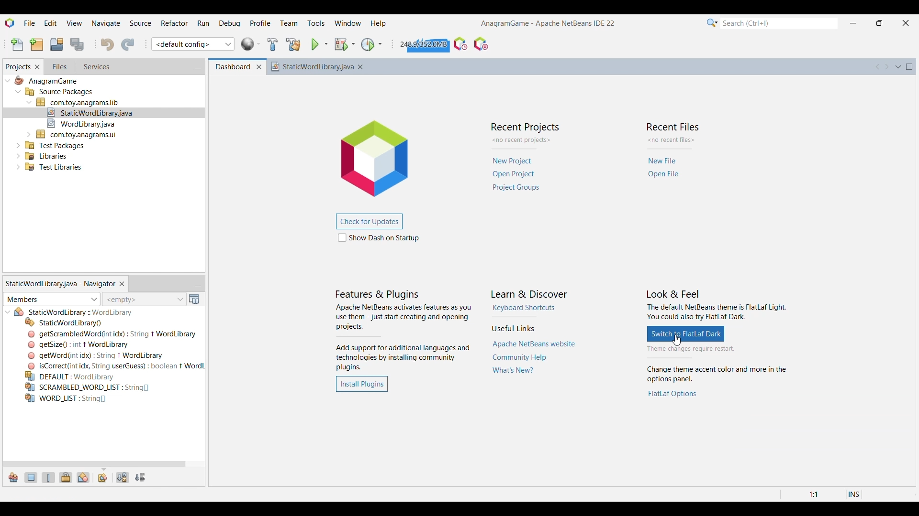 The height and width of the screenshot is (516, 919). I want to click on Save all, so click(78, 44).